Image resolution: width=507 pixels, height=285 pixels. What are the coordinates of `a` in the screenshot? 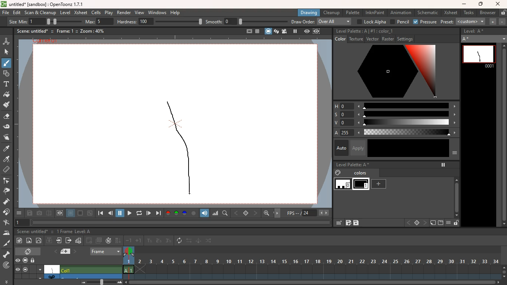 It's located at (337, 132).